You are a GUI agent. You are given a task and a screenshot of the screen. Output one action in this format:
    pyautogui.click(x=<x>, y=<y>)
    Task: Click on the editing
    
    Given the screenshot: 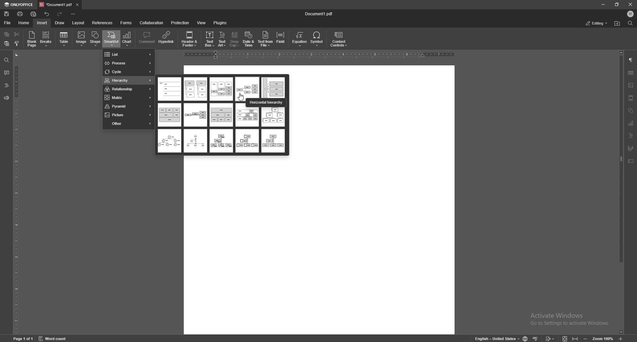 What is the action you would take?
    pyautogui.click(x=597, y=23)
    